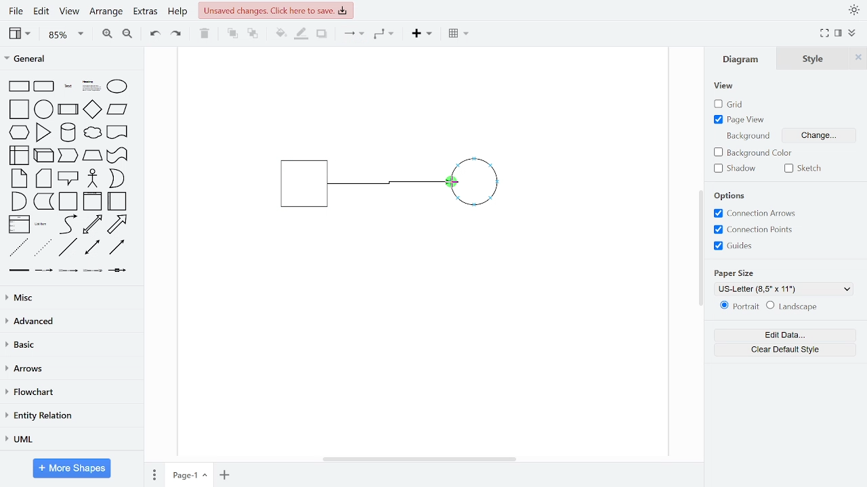 Image resolution: width=867 pixels, height=487 pixels. What do you see at coordinates (177, 33) in the screenshot?
I see `redo` at bounding box center [177, 33].